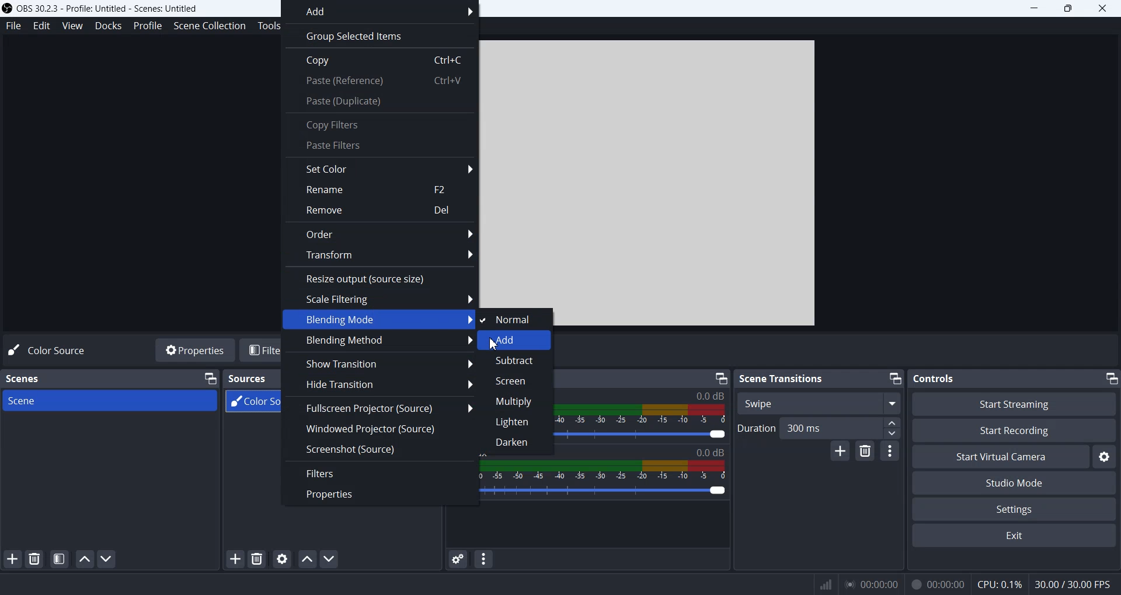 The width and height of the screenshot is (1121, 595). Describe the element at coordinates (307, 559) in the screenshot. I see `Move source Up` at that location.